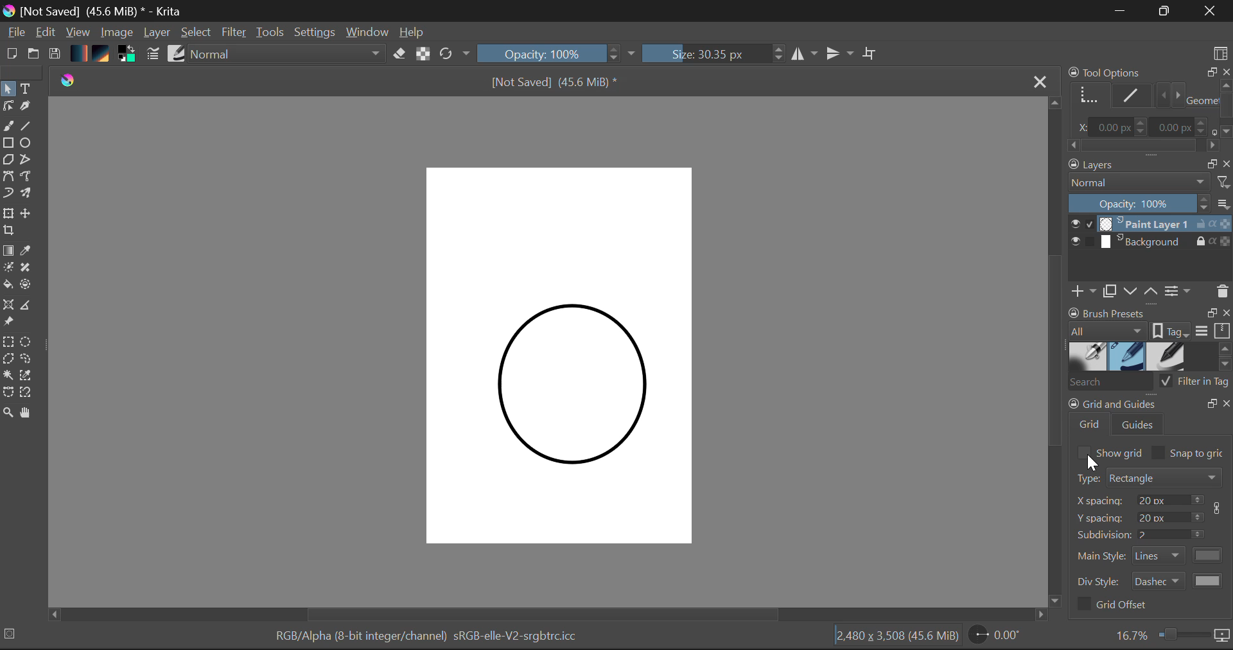  What do you see at coordinates (153, 55) in the screenshot?
I see `Brush Settings` at bounding box center [153, 55].